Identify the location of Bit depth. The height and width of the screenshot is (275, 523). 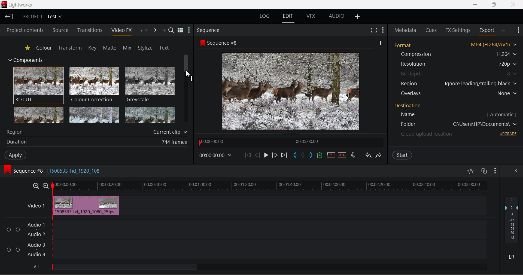
(412, 73).